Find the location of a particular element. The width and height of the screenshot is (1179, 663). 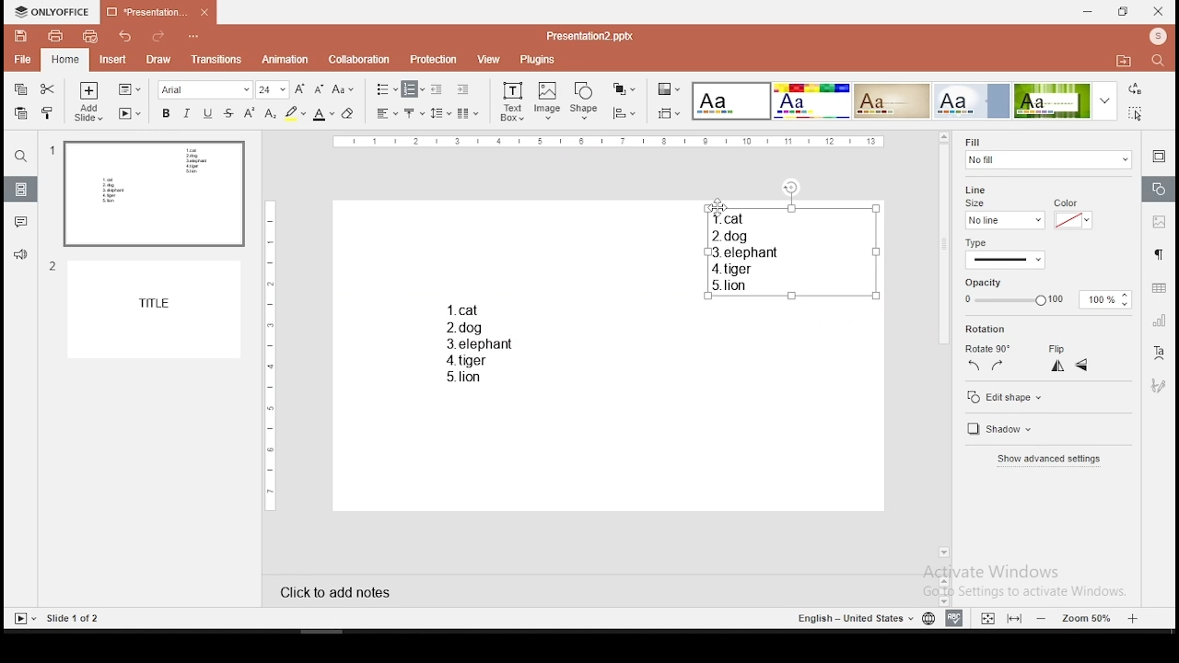

numbers is located at coordinates (51, 215).